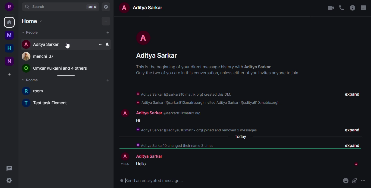 The image size is (371, 188). I want to click on emoji, so click(345, 181).